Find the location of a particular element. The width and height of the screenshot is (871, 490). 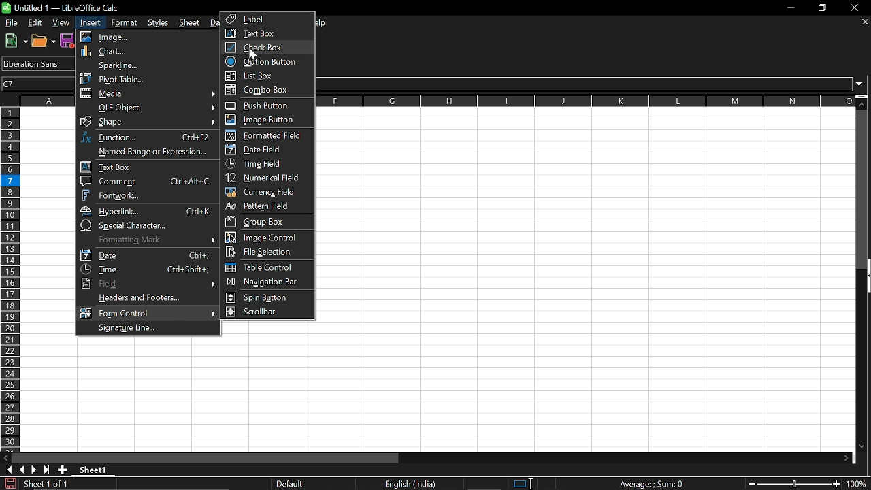

Push button is located at coordinates (265, 105).